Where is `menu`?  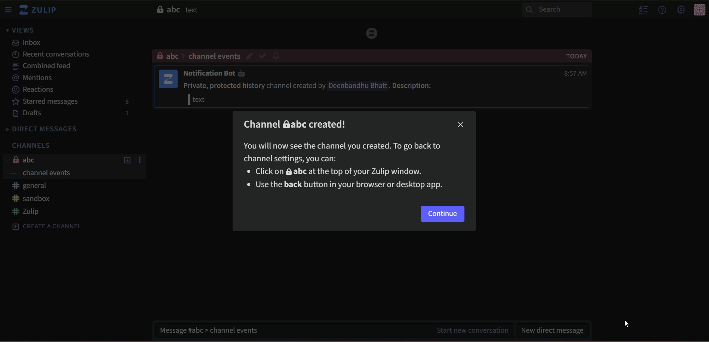
menu is located at coordinates (9, 10).